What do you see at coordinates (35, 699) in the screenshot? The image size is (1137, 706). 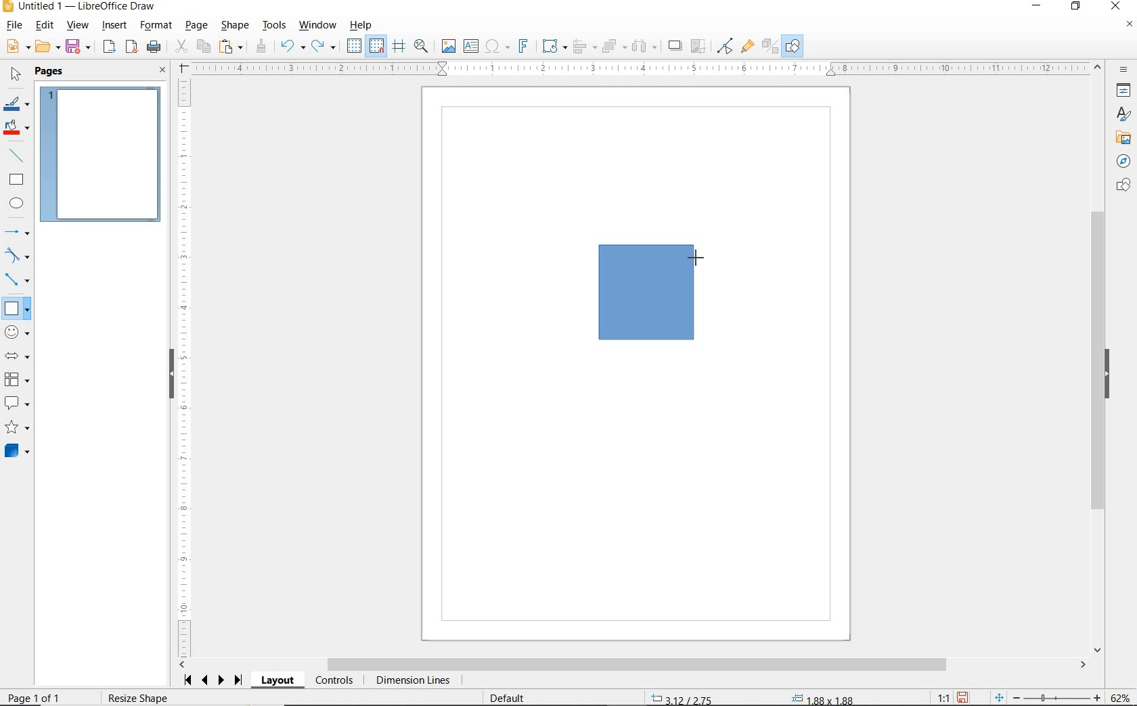 I see `PAGE 1 OF 1` at bounding box center [35, 699].